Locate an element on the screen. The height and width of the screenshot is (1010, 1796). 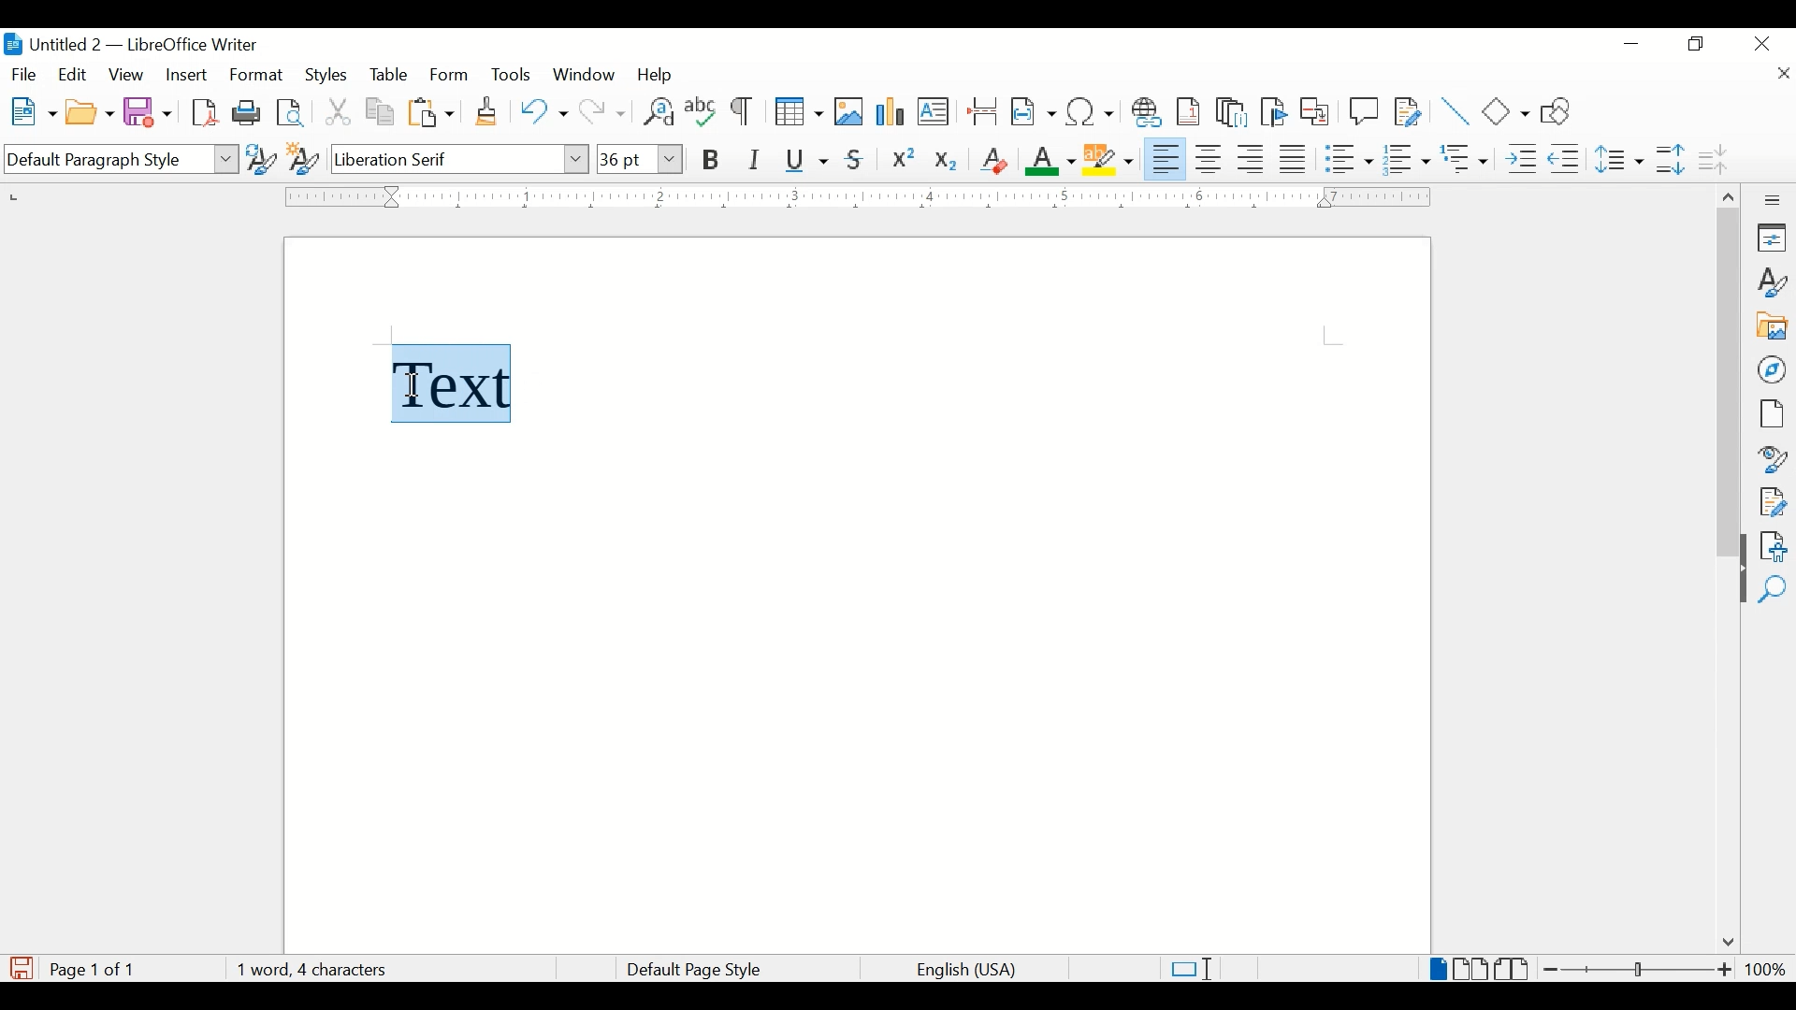
insert chart is located at coordinates (892, 113).